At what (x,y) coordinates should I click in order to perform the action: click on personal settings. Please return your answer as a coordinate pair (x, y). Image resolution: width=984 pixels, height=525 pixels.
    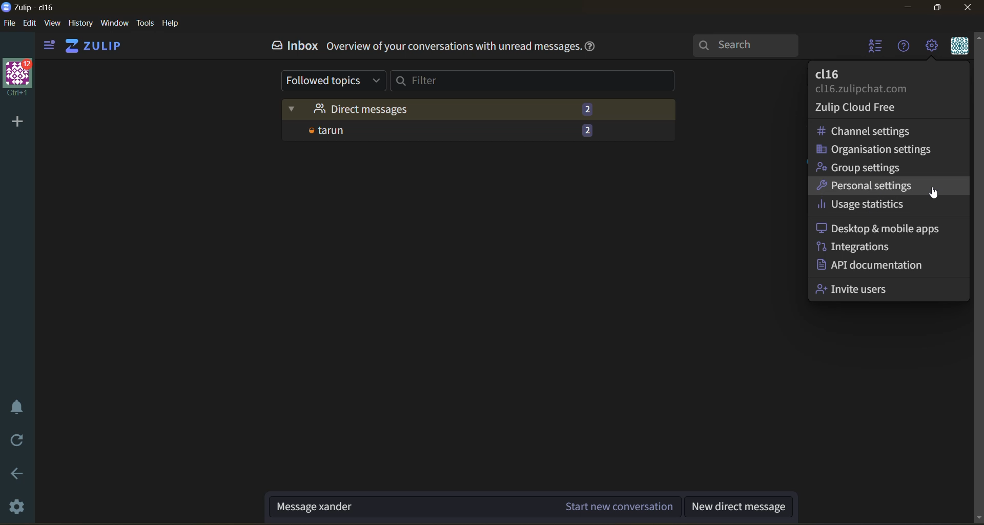
    Looking at the image, I should click on (872, 185).